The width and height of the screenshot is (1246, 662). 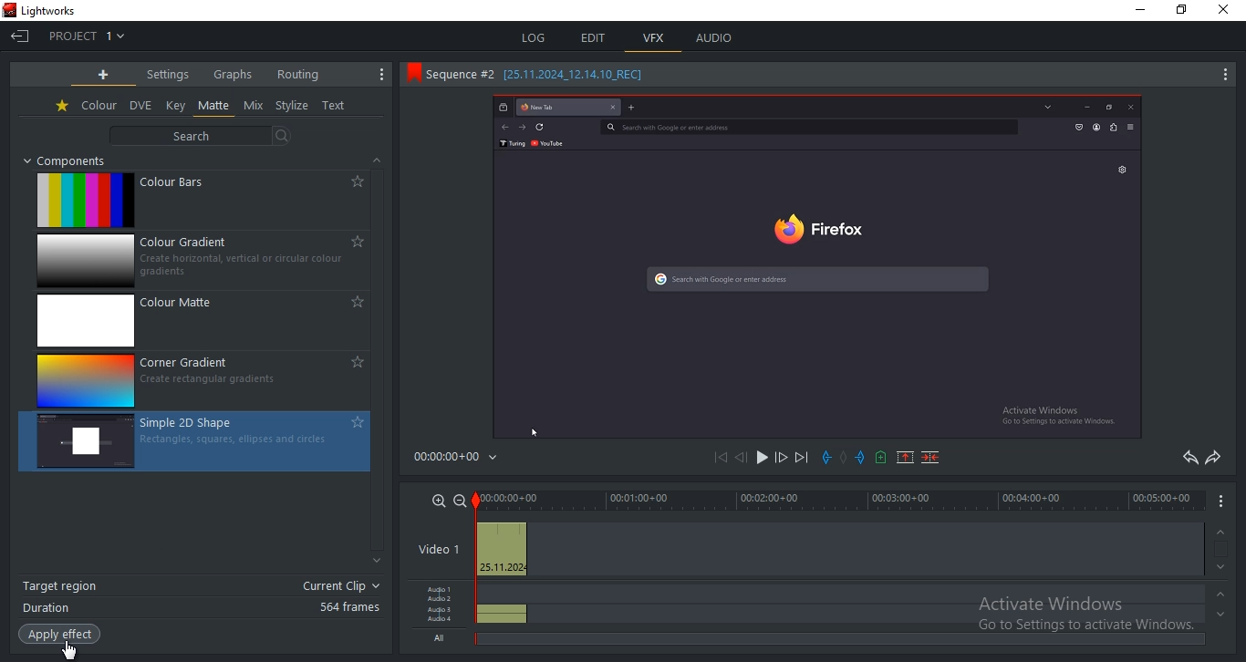 What do you see at coordinates (383, 74) in the screenshot?
I see `show setting menu` at bounding box center [383, 74].